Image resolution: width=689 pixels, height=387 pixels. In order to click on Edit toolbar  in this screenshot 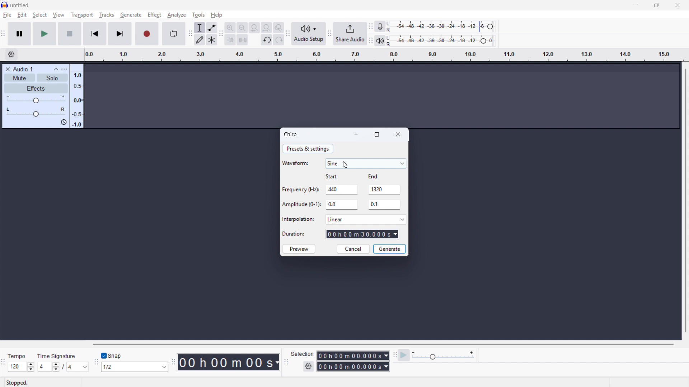, I will do `click(221, 34)`.